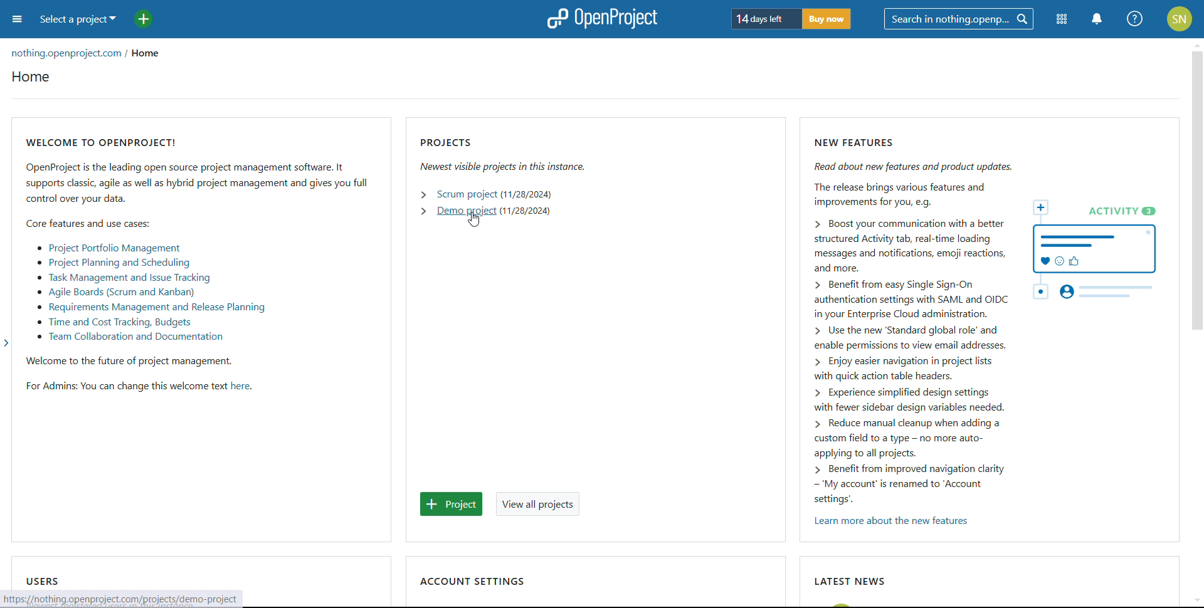  Describe the element at coordinates (453, 142) in the screenshot. I see `projects` at that location.